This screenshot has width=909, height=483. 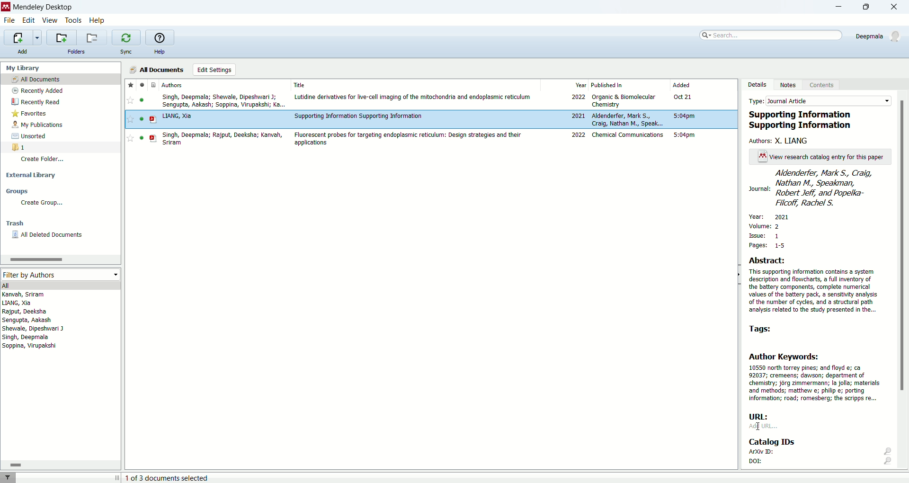 I want to click on create a new folder, so click(x=61, y=38).